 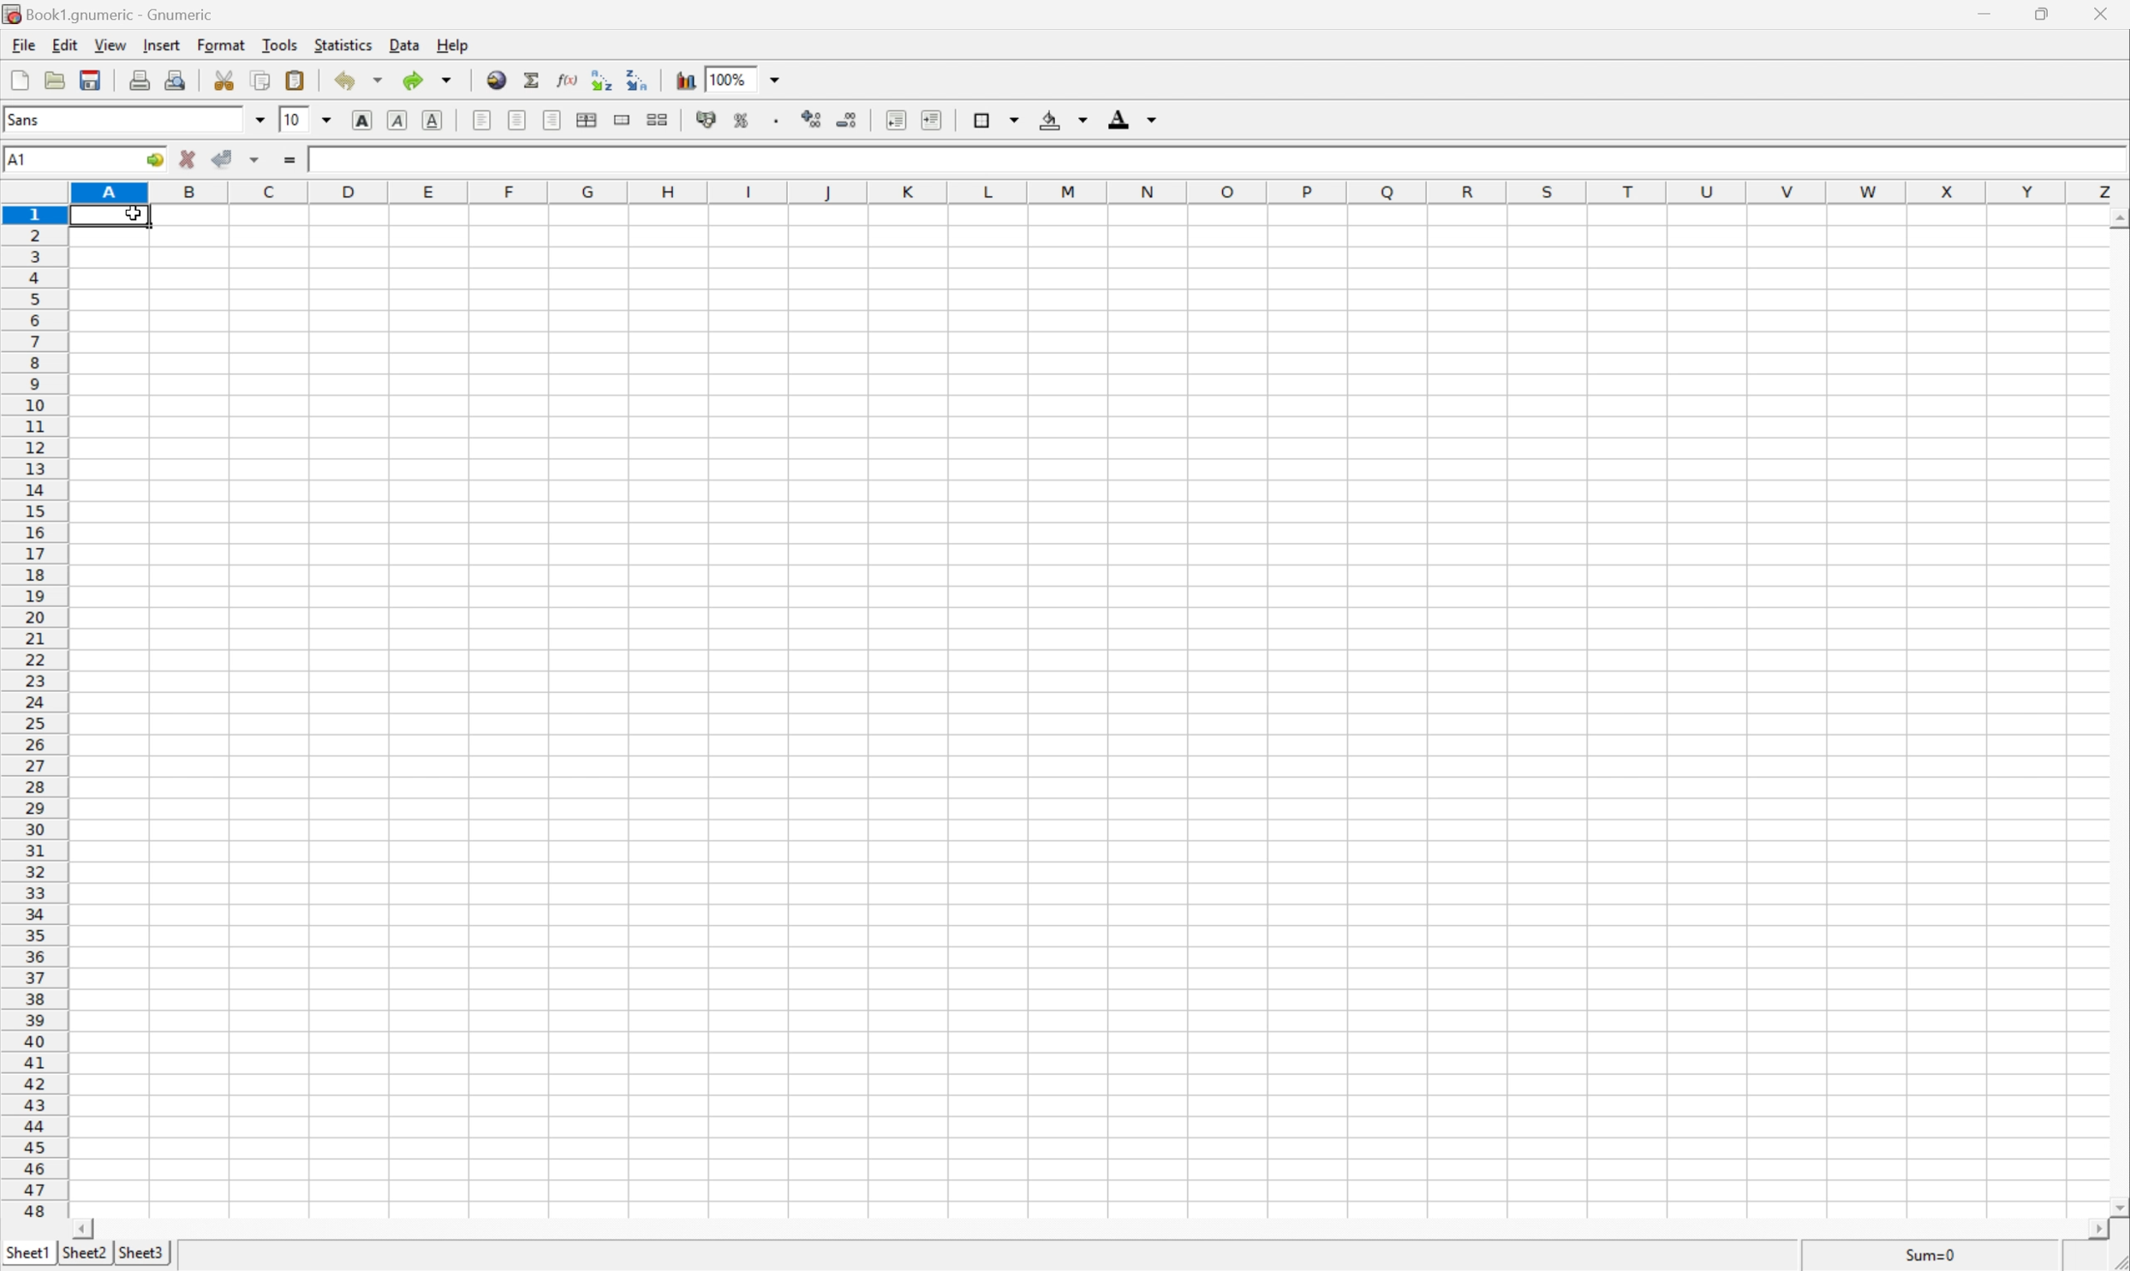 I want to click on help, so click(x=451, y=44).